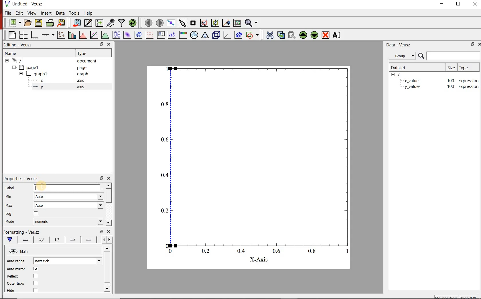 The width and height of the screenshot is (481, 299). What do you see at coordinates (10, 188) in the screenshot?
I see `Label` at bounding box center [10, 188].